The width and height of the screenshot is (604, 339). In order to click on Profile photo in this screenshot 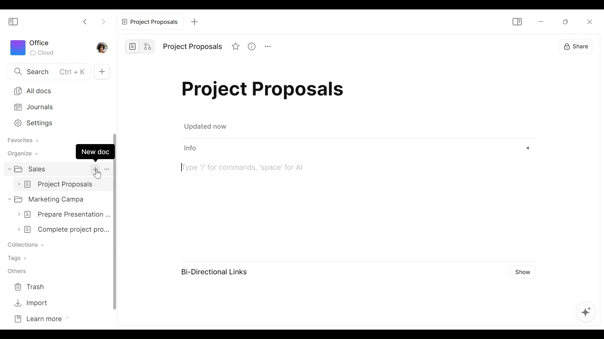, I will do `click(104, 47)`.